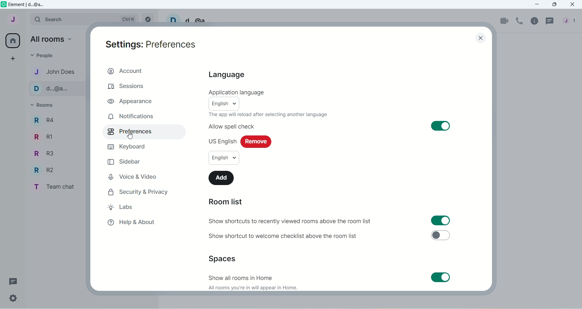 This screenshot has height=309, width=582. I want to click on The app will reload after selecting another language, so click(270, 115).